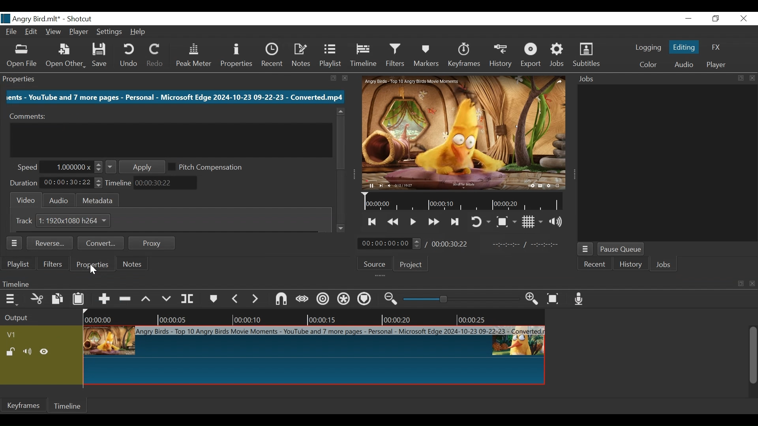 This screenshot has width=758, height=426. Describe the element at coordinates (72, 166) in the screenshot. I see `Adjust Speed` at that location.